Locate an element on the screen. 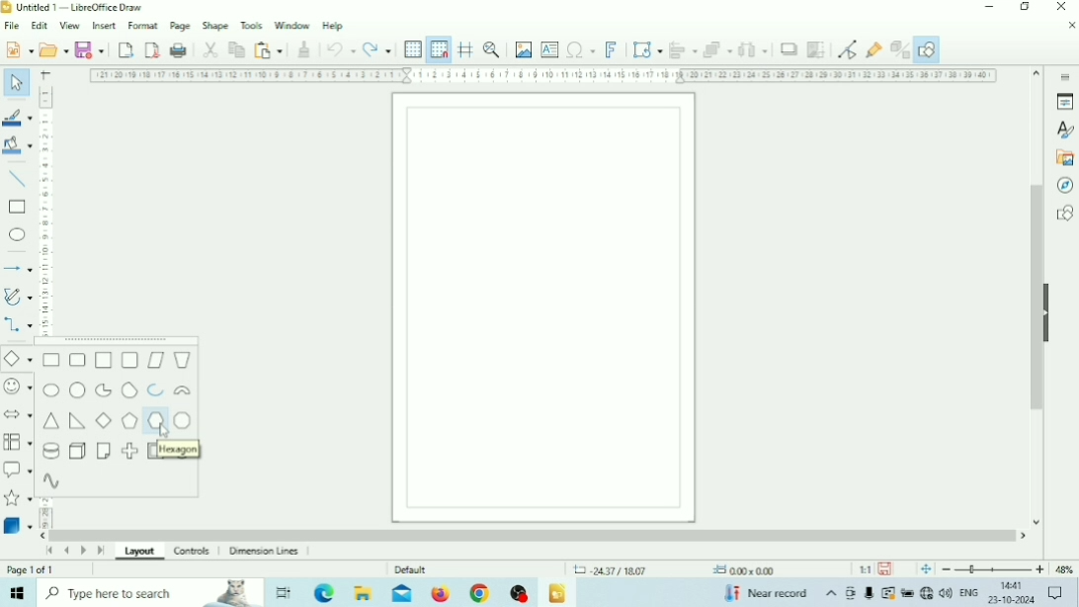 This screenshot has width=1079, height=607. Scroll to first page is located at coordinates (49, 552).